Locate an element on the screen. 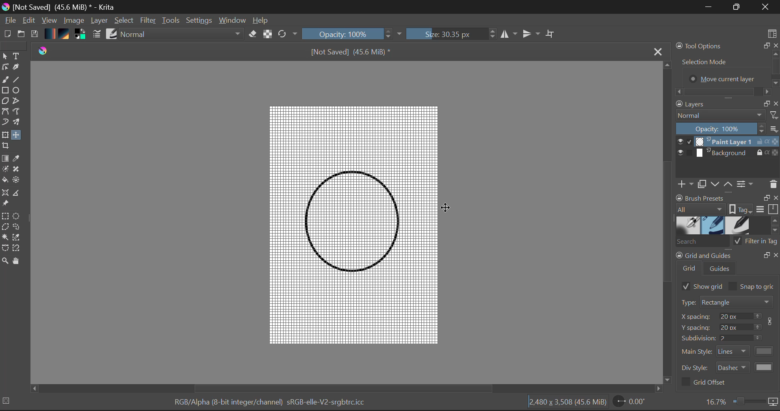  Grid and Guides Docker is located at coordinates (728, 342).